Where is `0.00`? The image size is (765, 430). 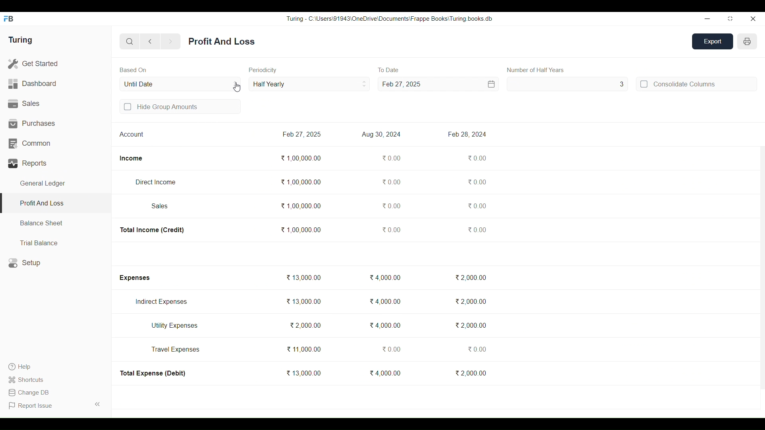 0.00 is located at coordinates (390, 349).